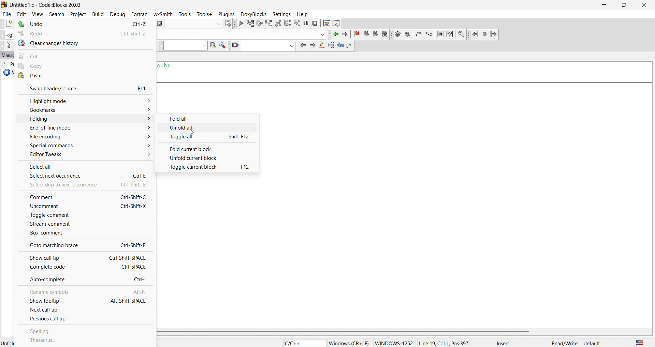  What do you see at coordinates (439, 34) in the screenshot?
I see `web` at bounding box center [439, 34].